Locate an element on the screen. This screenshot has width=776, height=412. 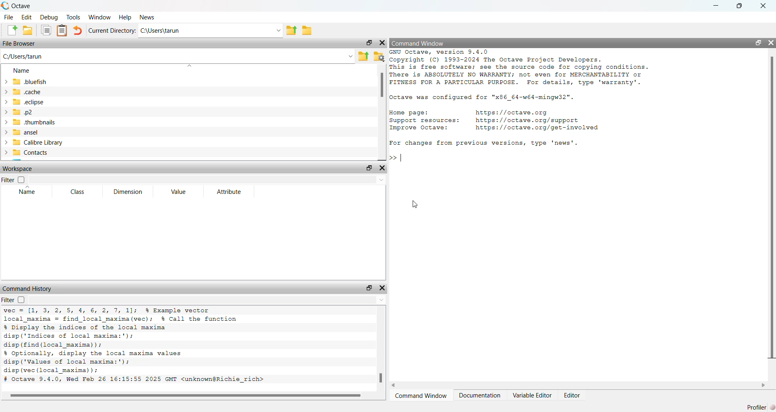
Enter text to filter the command history is located at coordinates (209, 300).